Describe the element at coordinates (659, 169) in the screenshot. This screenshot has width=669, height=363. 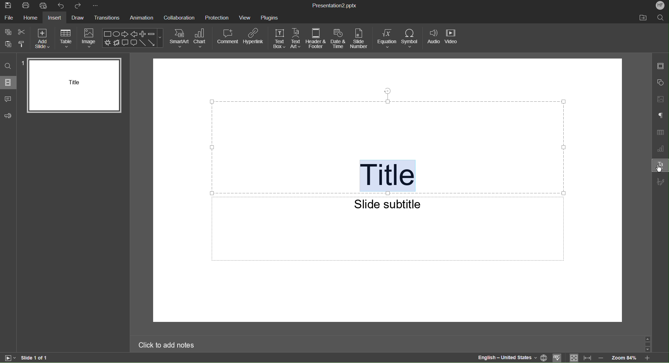
I see `mouse pointer` at that location.